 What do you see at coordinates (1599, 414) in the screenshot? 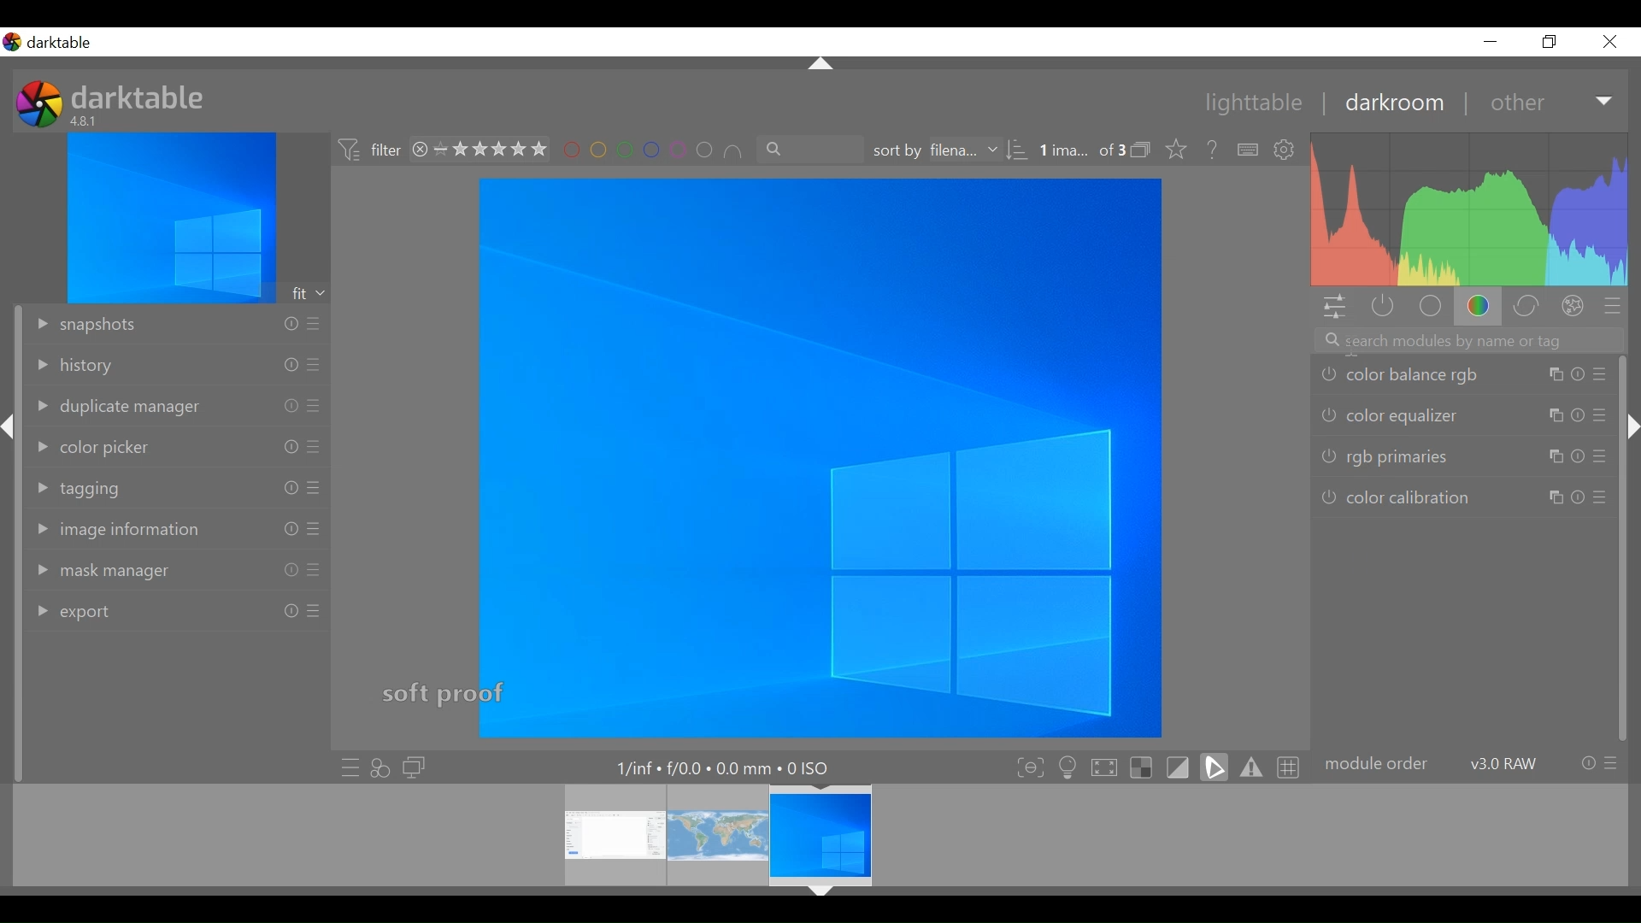
I see `presets` at bounding box center [1599, 414].